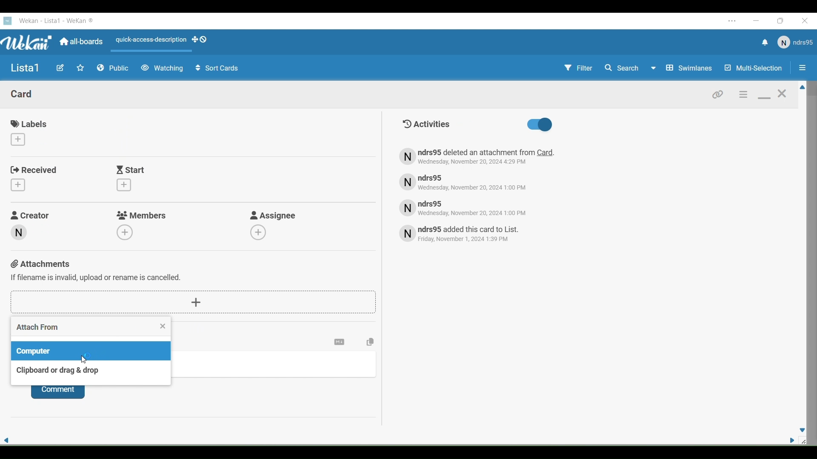 This screenshot has width=817, height=459. I want to click on Add assignee, so click(258, 232).